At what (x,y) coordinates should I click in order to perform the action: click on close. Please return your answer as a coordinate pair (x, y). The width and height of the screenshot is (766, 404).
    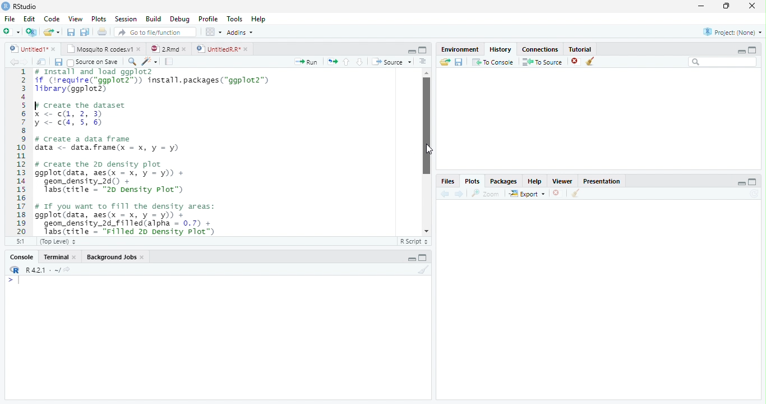
    Looking at the image, I should click on (186, 49).